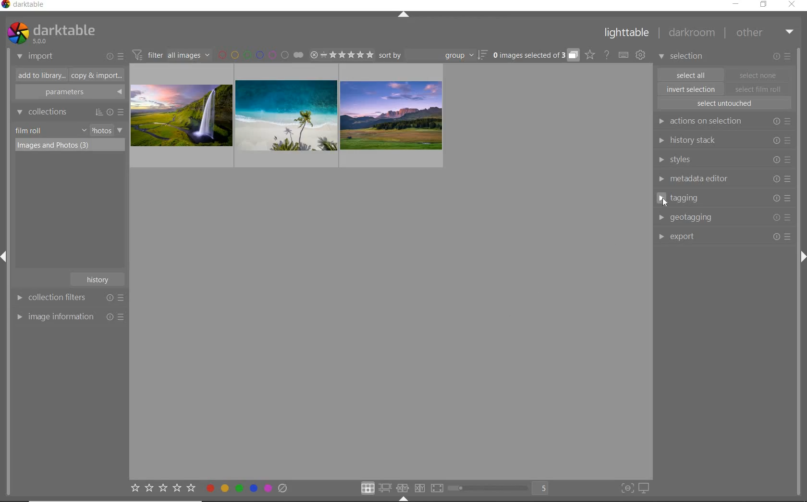 The height and width of the screenshot is (502, 807). What do you see at coordinates (36, 57) in the screenshot?
I see `import` at bounding box center [36, 57].